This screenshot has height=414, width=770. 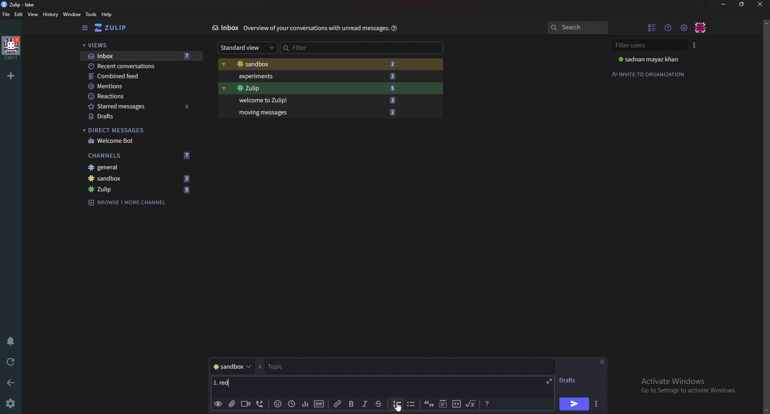 What do you see at coordinates (218, 404) in the screenshot?
I see `Preview` at bounding box center [218, 404].